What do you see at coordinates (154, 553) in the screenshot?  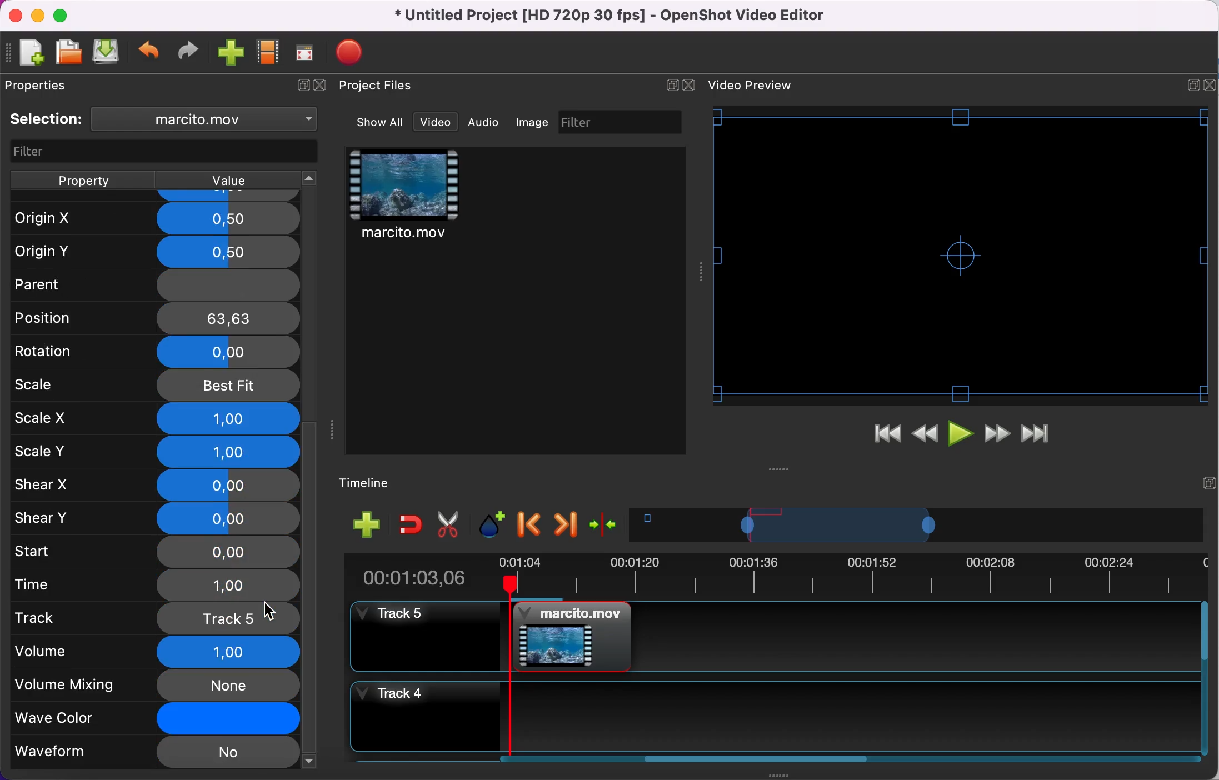 I see `start 0` at bounding box center [154, 553].